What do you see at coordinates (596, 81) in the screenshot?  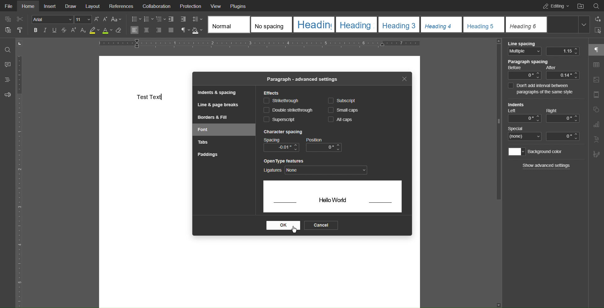 I see `Image Settings` at bounding box center [596, 81].